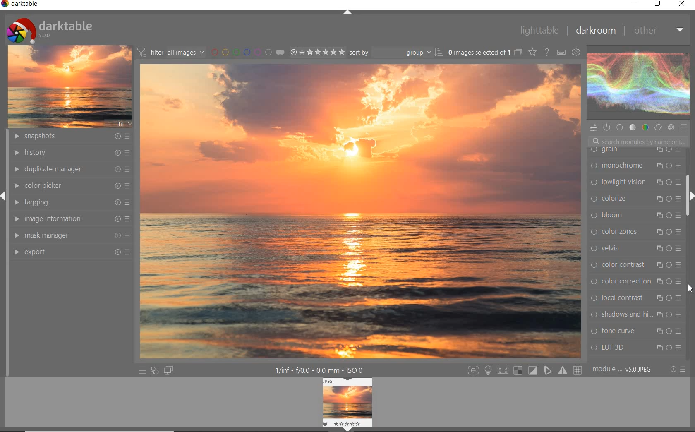 This screenshot has width=695, height=432. Describe the element at coordinates (639, 141) in the screenshot. I see `SEARCH MODULES` at that location.